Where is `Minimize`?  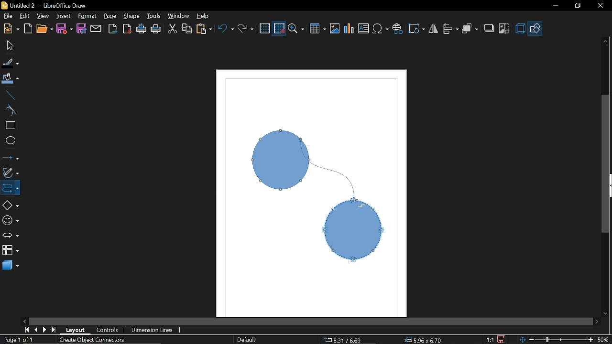
Minimize is located at coordinates (553, 7).